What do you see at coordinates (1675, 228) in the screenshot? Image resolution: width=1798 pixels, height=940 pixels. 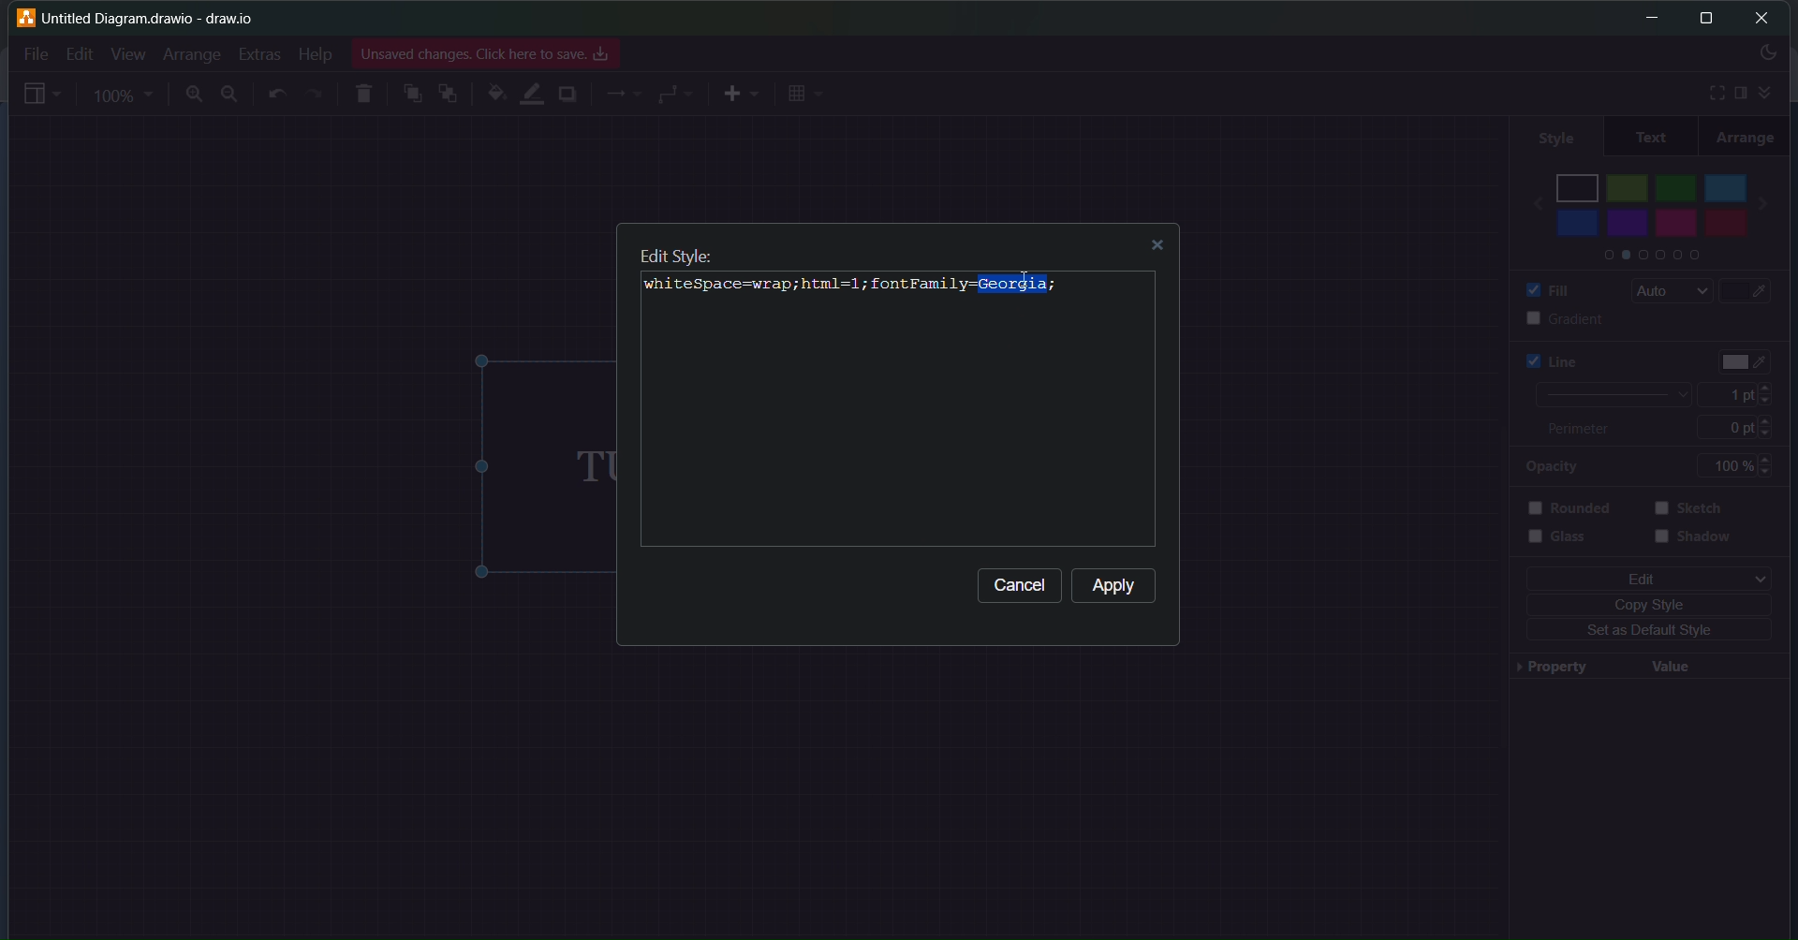 I see `pink` at bounding box center [1675, 228].